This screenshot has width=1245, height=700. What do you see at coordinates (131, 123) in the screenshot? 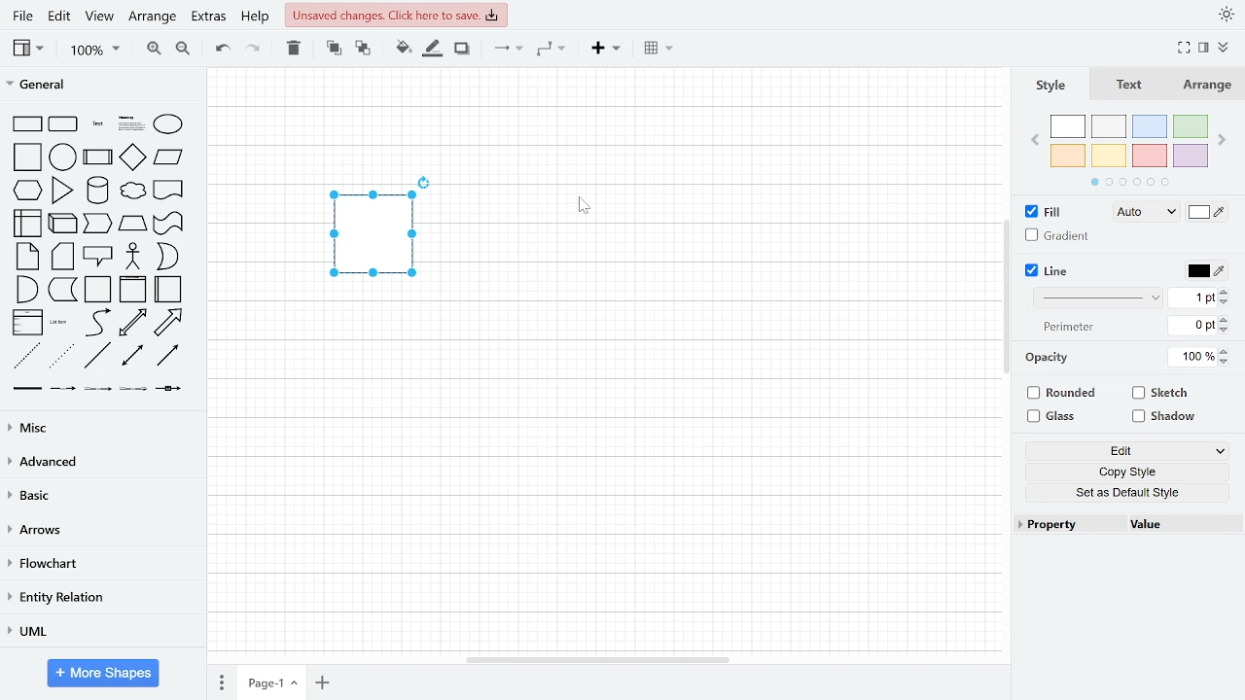
I see `headlines` at bounding box center [131, 123].